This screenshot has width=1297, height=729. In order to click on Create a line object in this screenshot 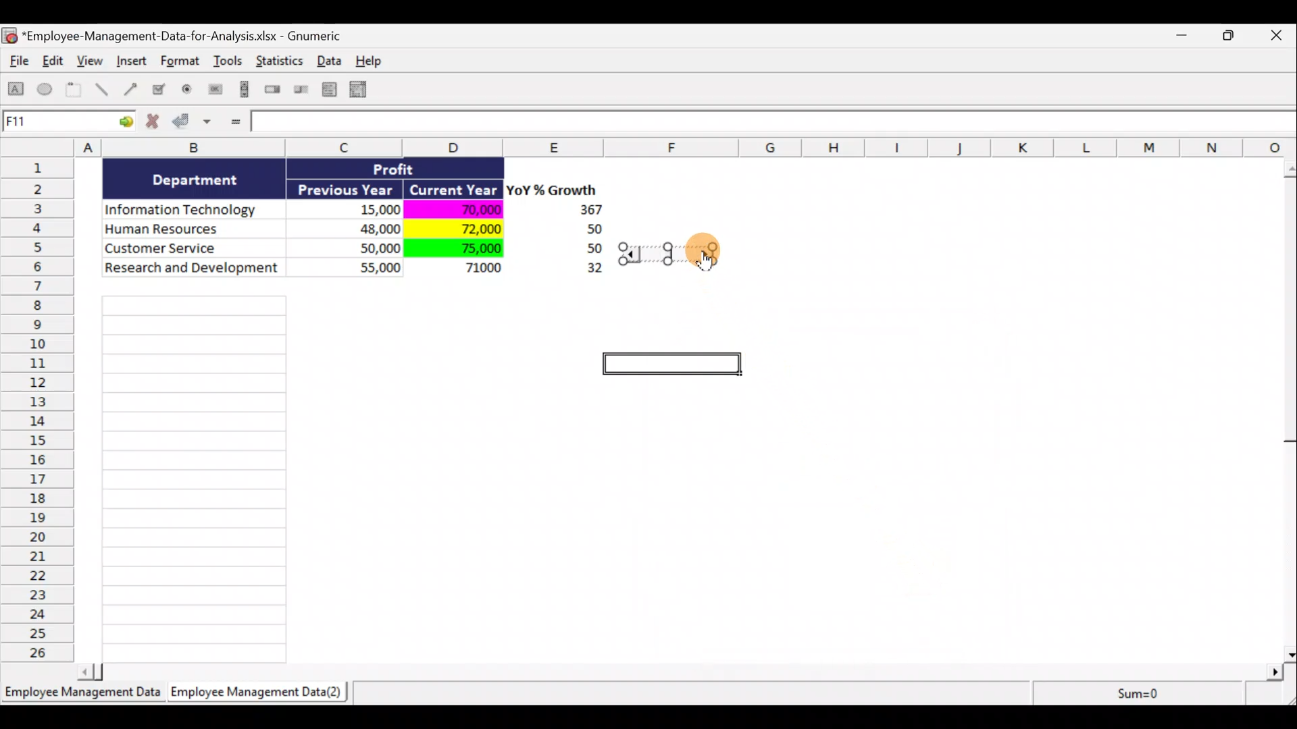, I will do `click(104, 90)`.